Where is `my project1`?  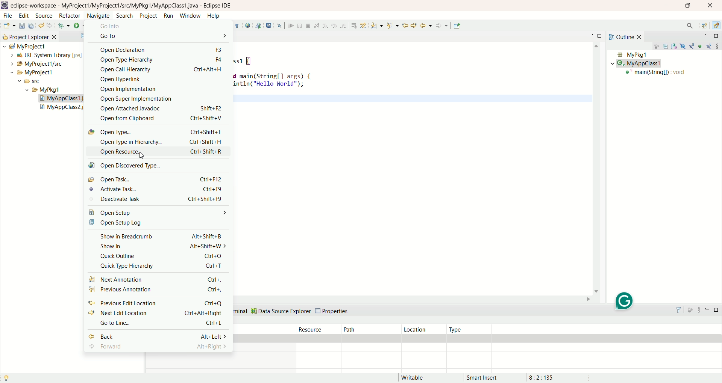
my project1 is located at coordinates (23, 46).